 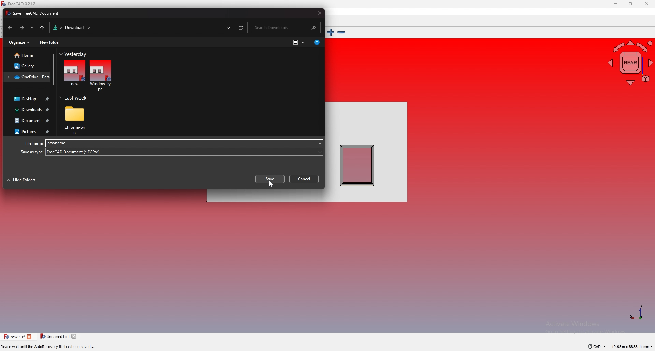 What do you see at coordinates (597, 346) in the screenshot?
I see `cad navigation` at bounding box center [597, 346].